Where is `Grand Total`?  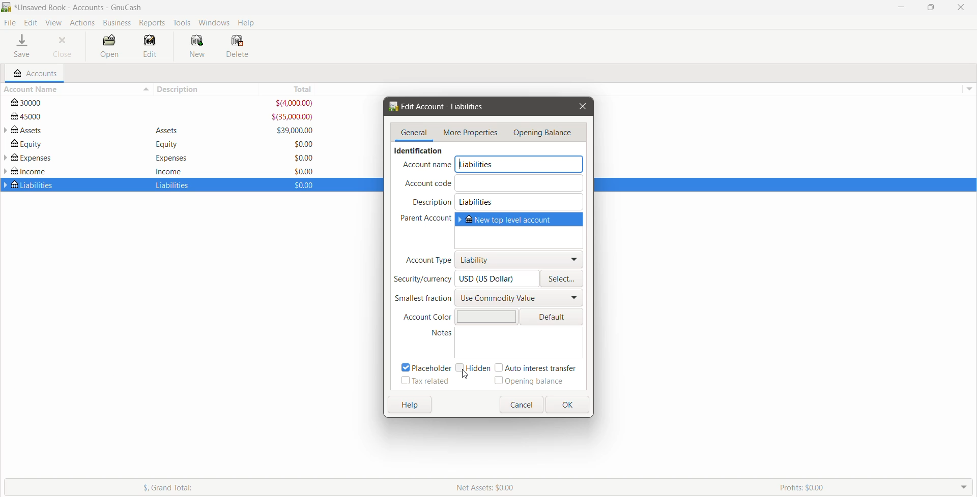 Grand Total is located at coordinates (221, 487).